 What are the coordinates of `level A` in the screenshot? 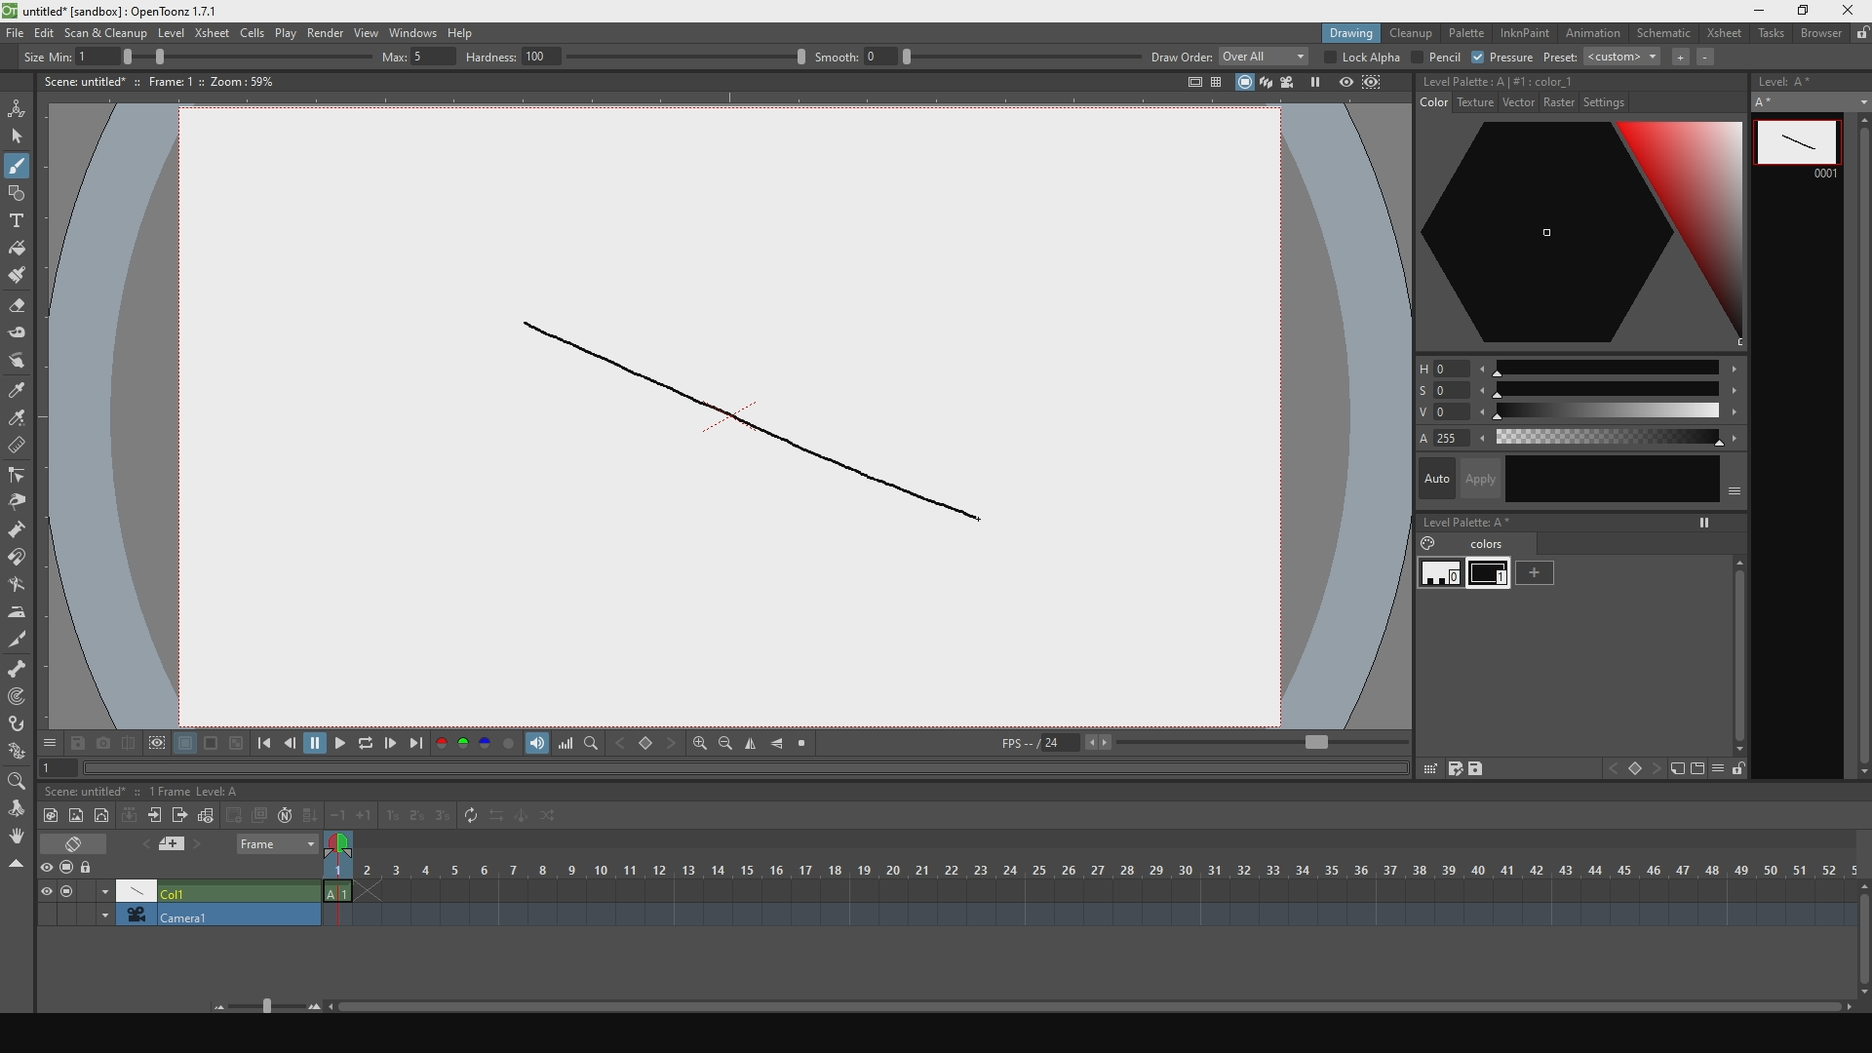 It's located at (1810, 81).